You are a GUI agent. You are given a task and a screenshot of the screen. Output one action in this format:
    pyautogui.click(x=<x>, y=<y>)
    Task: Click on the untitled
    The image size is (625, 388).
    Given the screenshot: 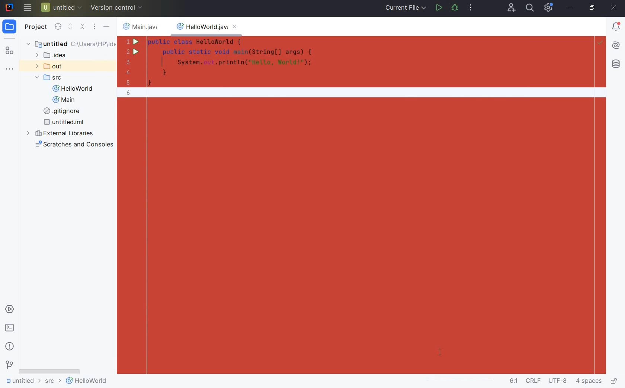 What is the action you would take?
    pyautogui.click(x=22, y=382)
    